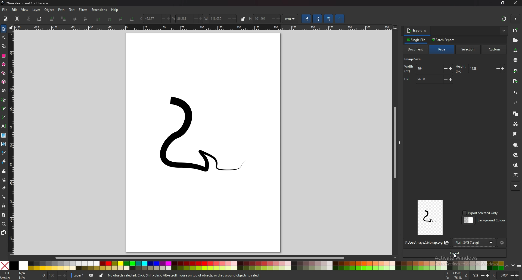 The height and width of the screenshot is (280, 522). What do you see at coordinates (83, 10) in the screenshot?
I see `filters` at bounding box center [83, 10].